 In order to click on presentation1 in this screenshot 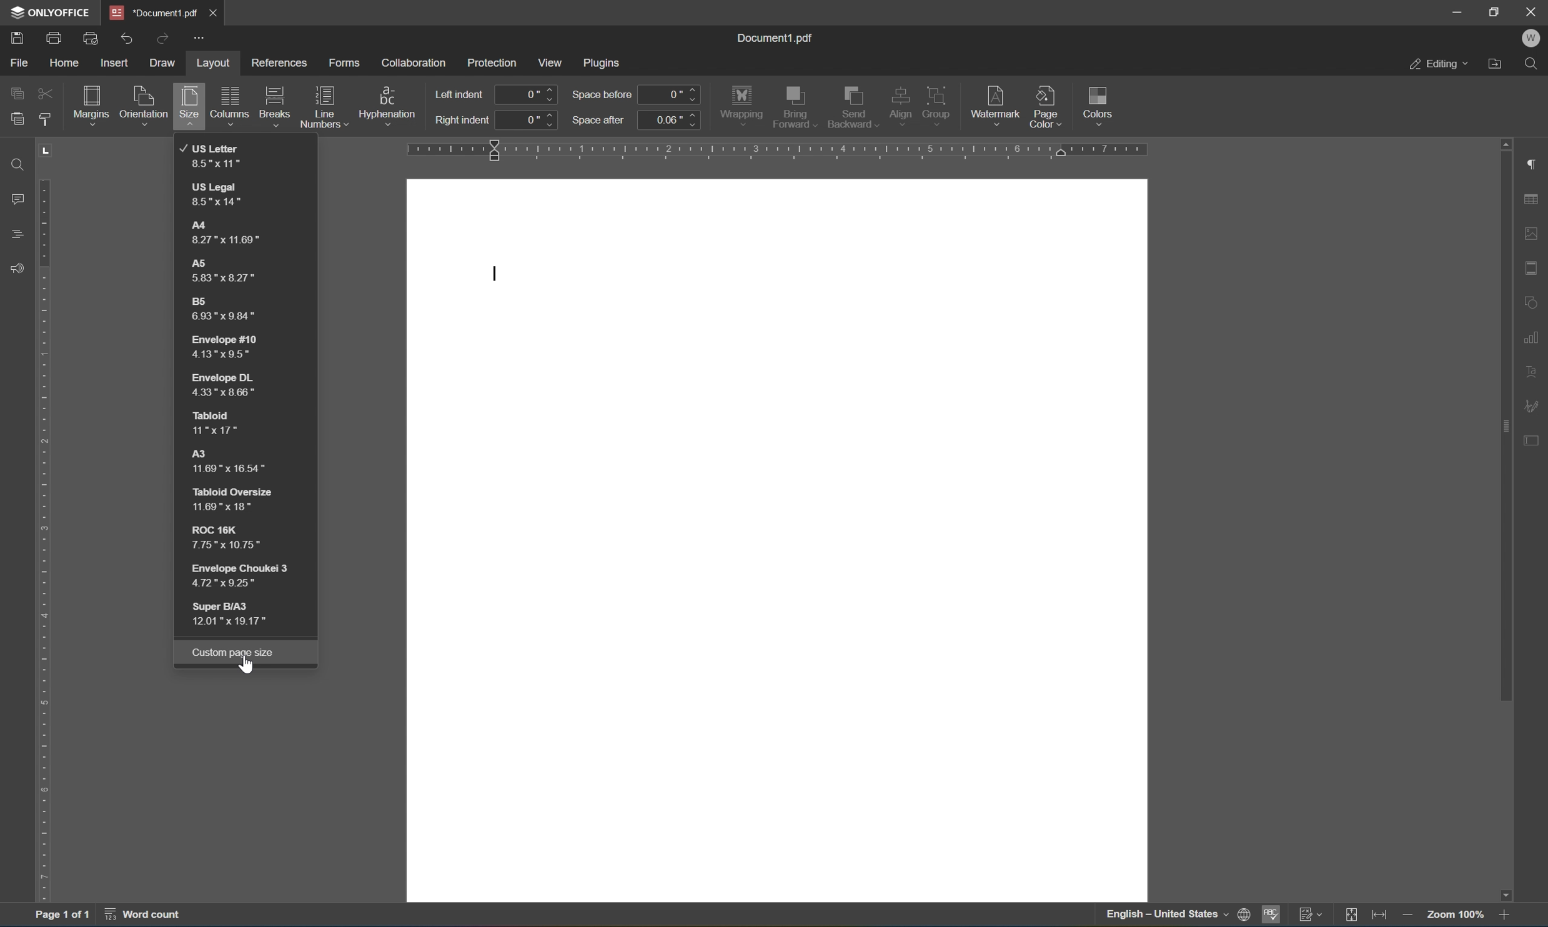, I will do `click(154, 12)`.